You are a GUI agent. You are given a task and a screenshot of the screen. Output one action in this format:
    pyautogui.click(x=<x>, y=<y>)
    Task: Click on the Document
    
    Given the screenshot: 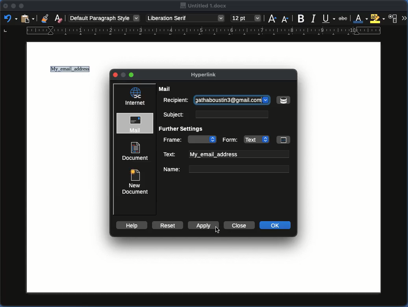 What is the action you would take?
    pyautogui.click(x=135, y=151)
    